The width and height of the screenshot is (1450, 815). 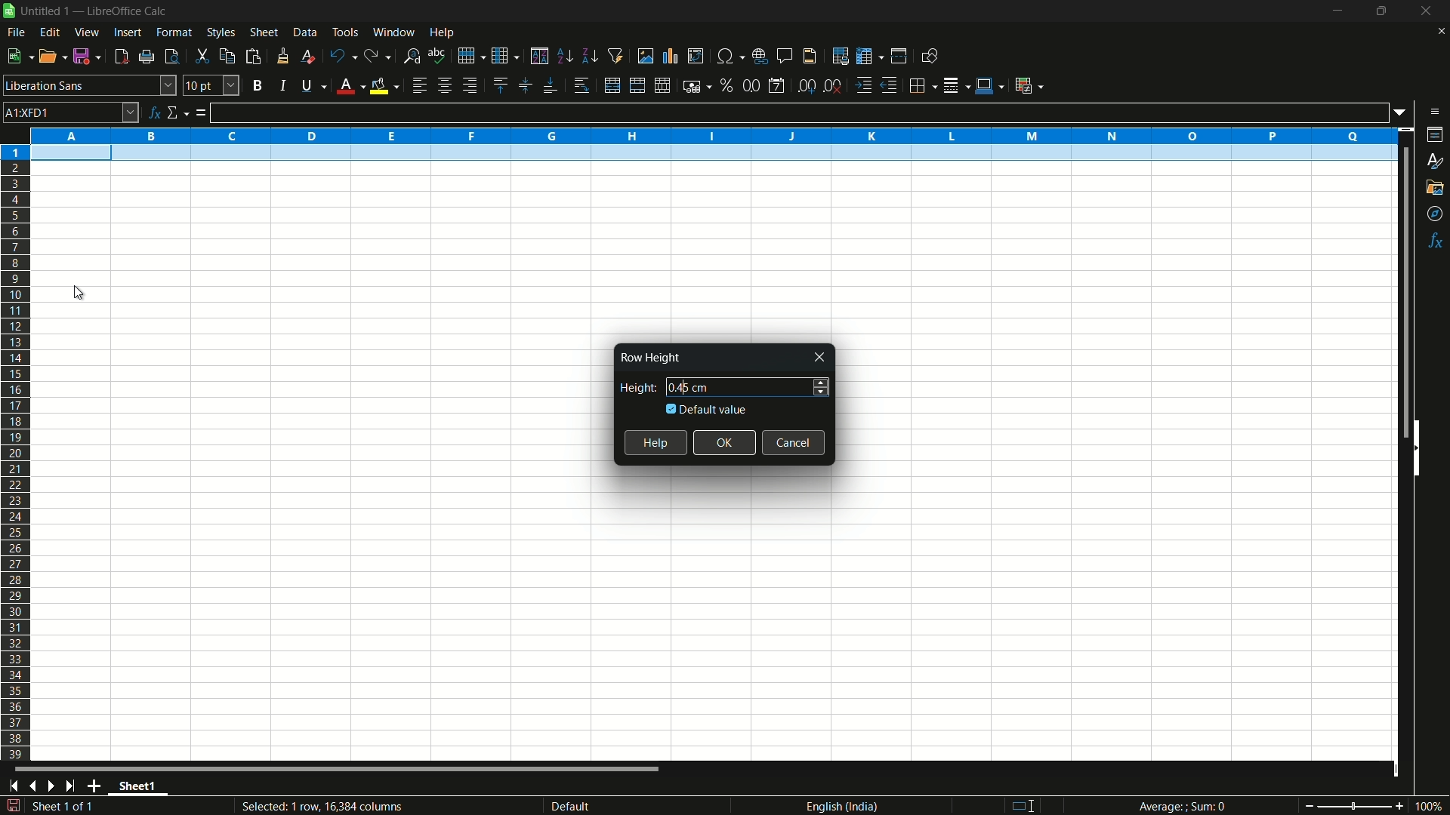 What do you see at coordinates (899, 57) in the screenshot?
I see `split window` at bounding box center [899, 57].